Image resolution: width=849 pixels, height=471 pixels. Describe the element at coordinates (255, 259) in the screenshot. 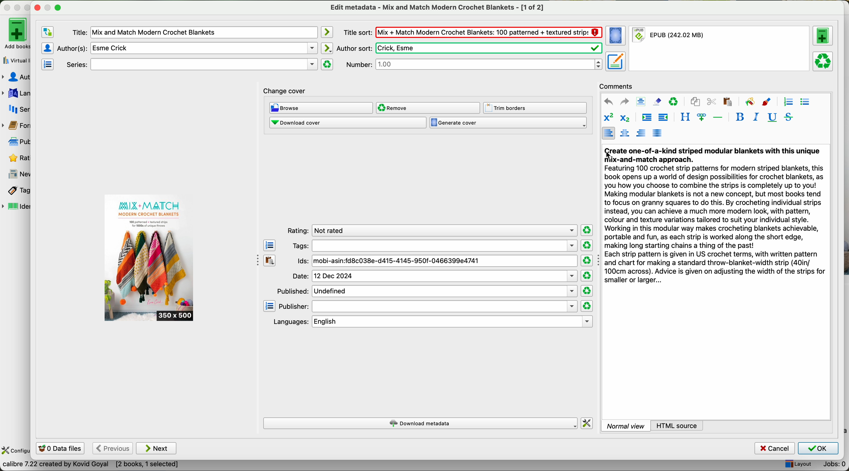

I see `three dots` at that location.